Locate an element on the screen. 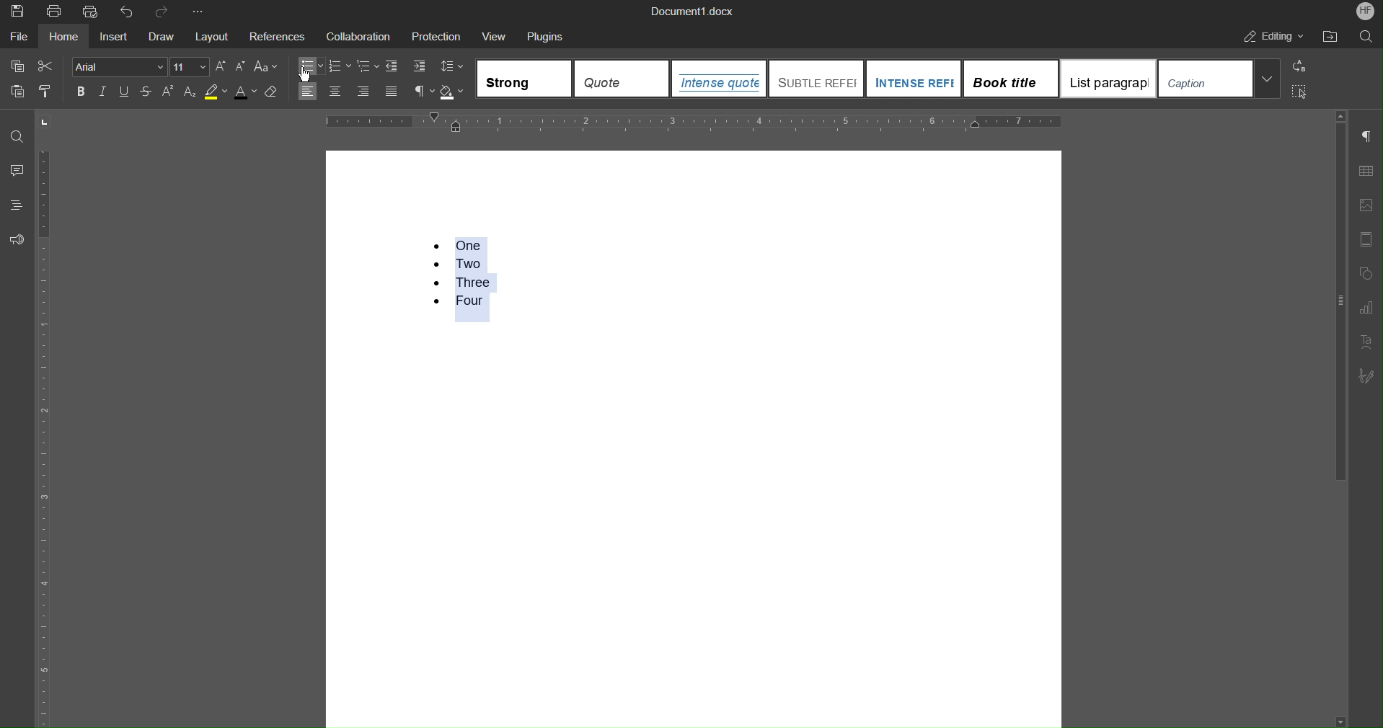 This screenshot has width=1383, height=728. Quick Print is located at coordinates (92, 10).